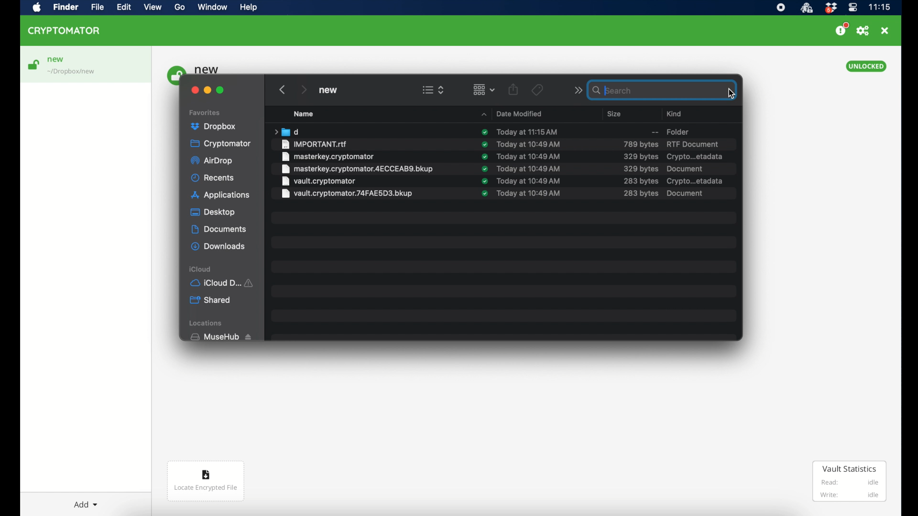 Image resolution: width=918 pixels, height=516 pixels. I want to click on cursor, so click(730, 93).